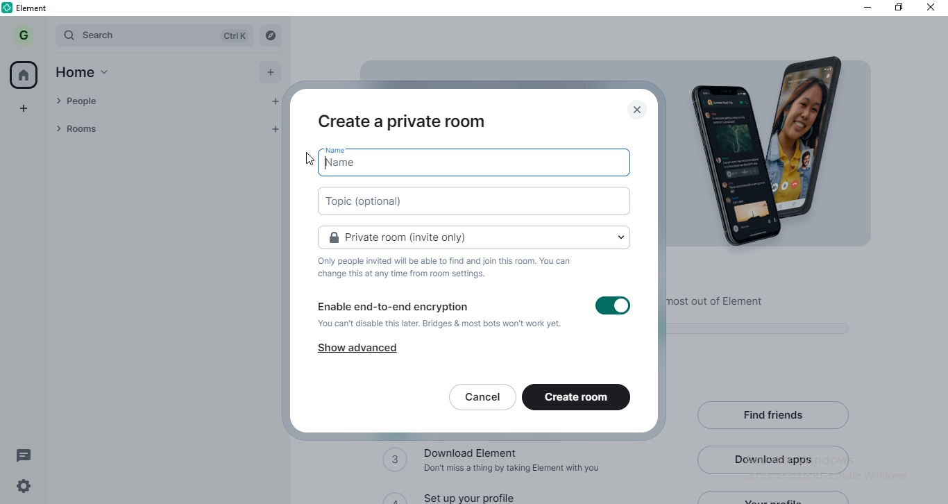  What do you see at coordinates (353, 350) in the screenshot?
I see `show advanced` at bounding box center [353, 350].